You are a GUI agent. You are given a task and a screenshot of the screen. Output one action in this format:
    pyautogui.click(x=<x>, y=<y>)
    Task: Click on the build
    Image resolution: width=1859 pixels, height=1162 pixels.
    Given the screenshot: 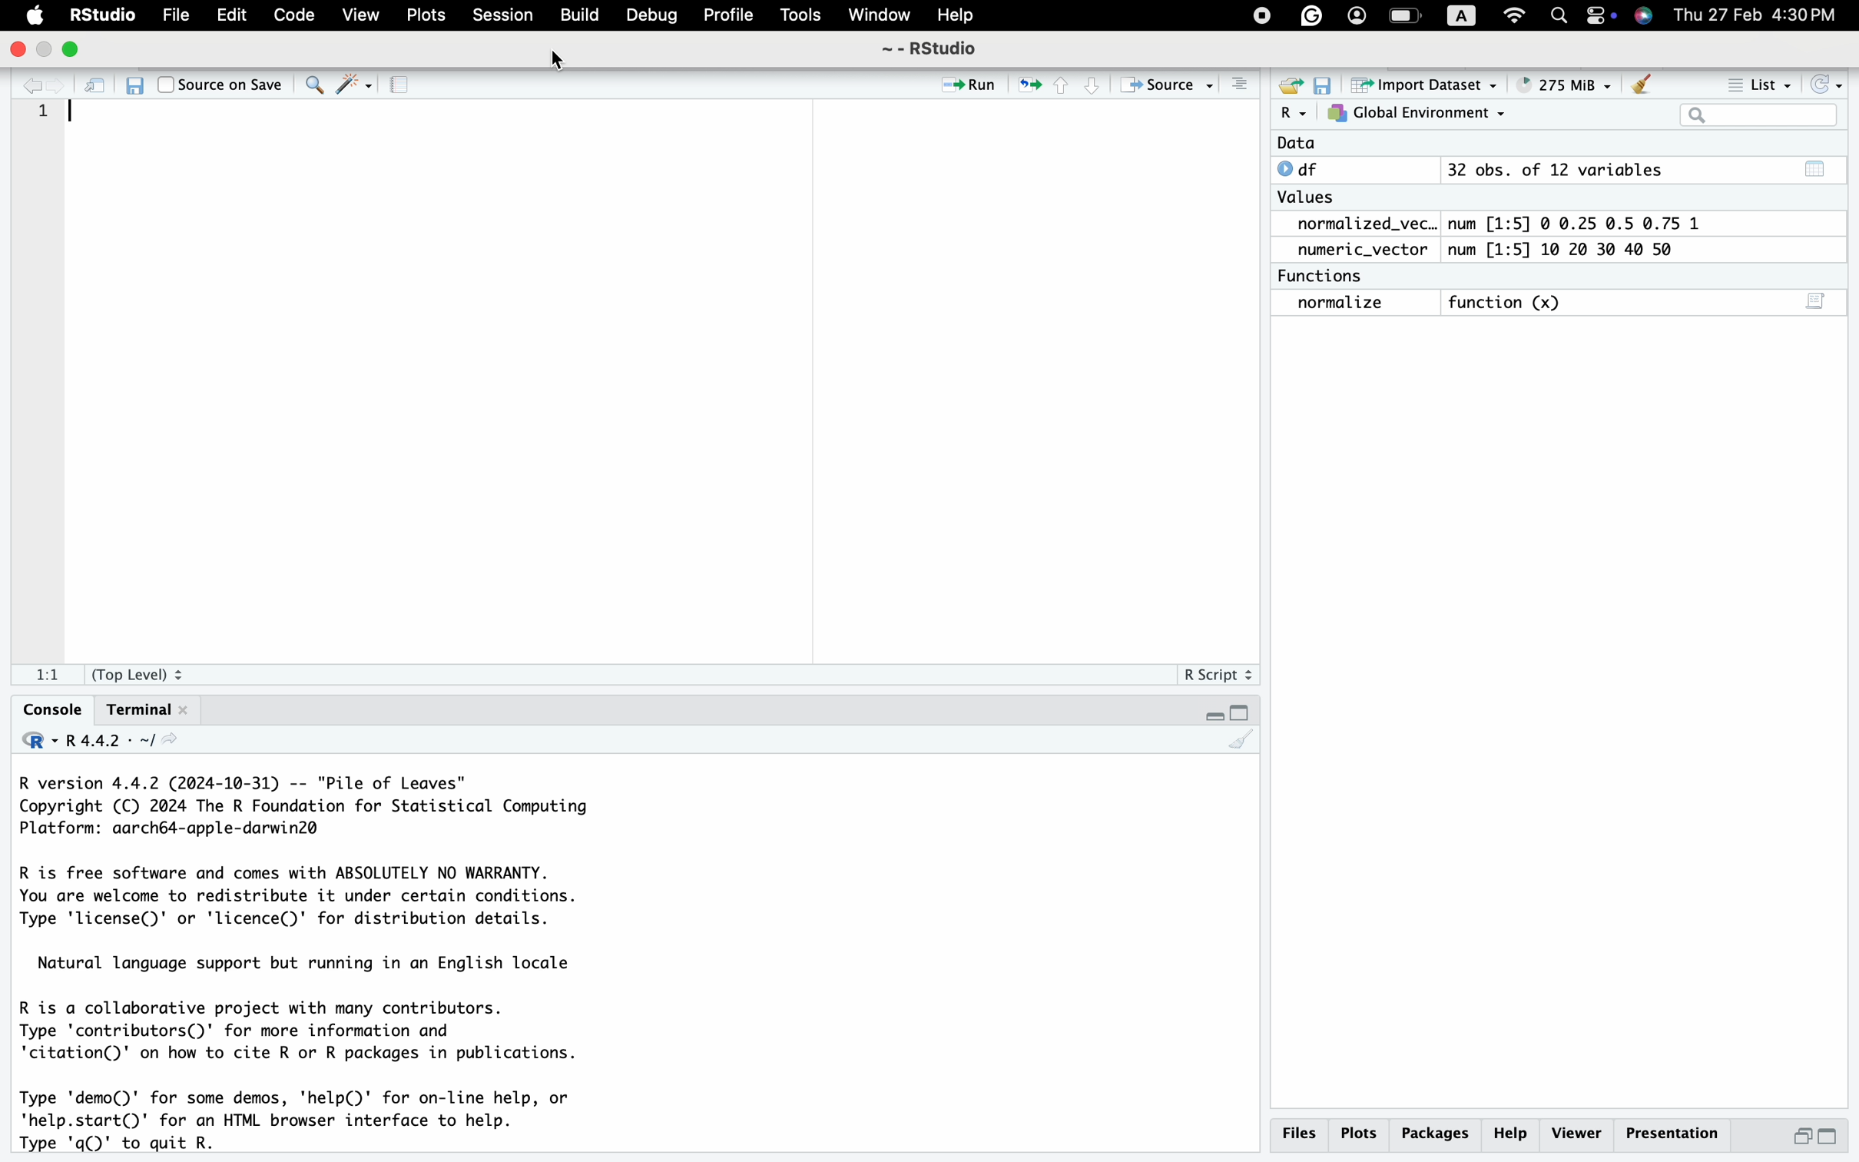 What is the action you would take?
    pyautogui.click(x=579, y=15)
    